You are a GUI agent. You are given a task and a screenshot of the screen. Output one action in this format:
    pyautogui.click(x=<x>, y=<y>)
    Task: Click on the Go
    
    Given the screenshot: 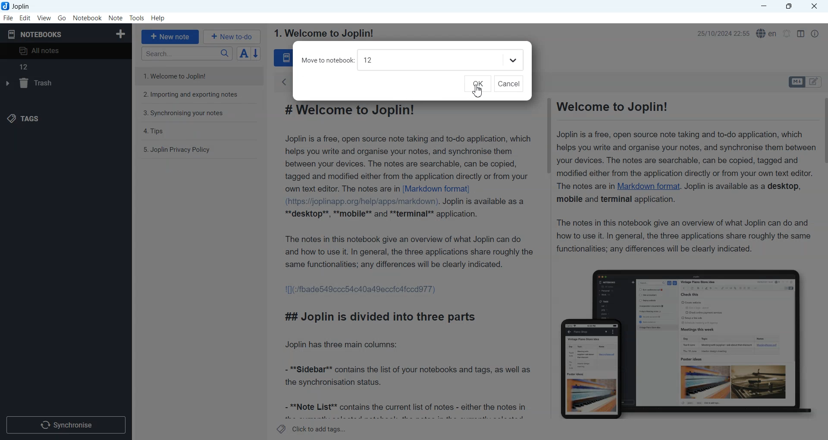 What is the action you would take?
    pyautogui.click(x=63, y=18)
    